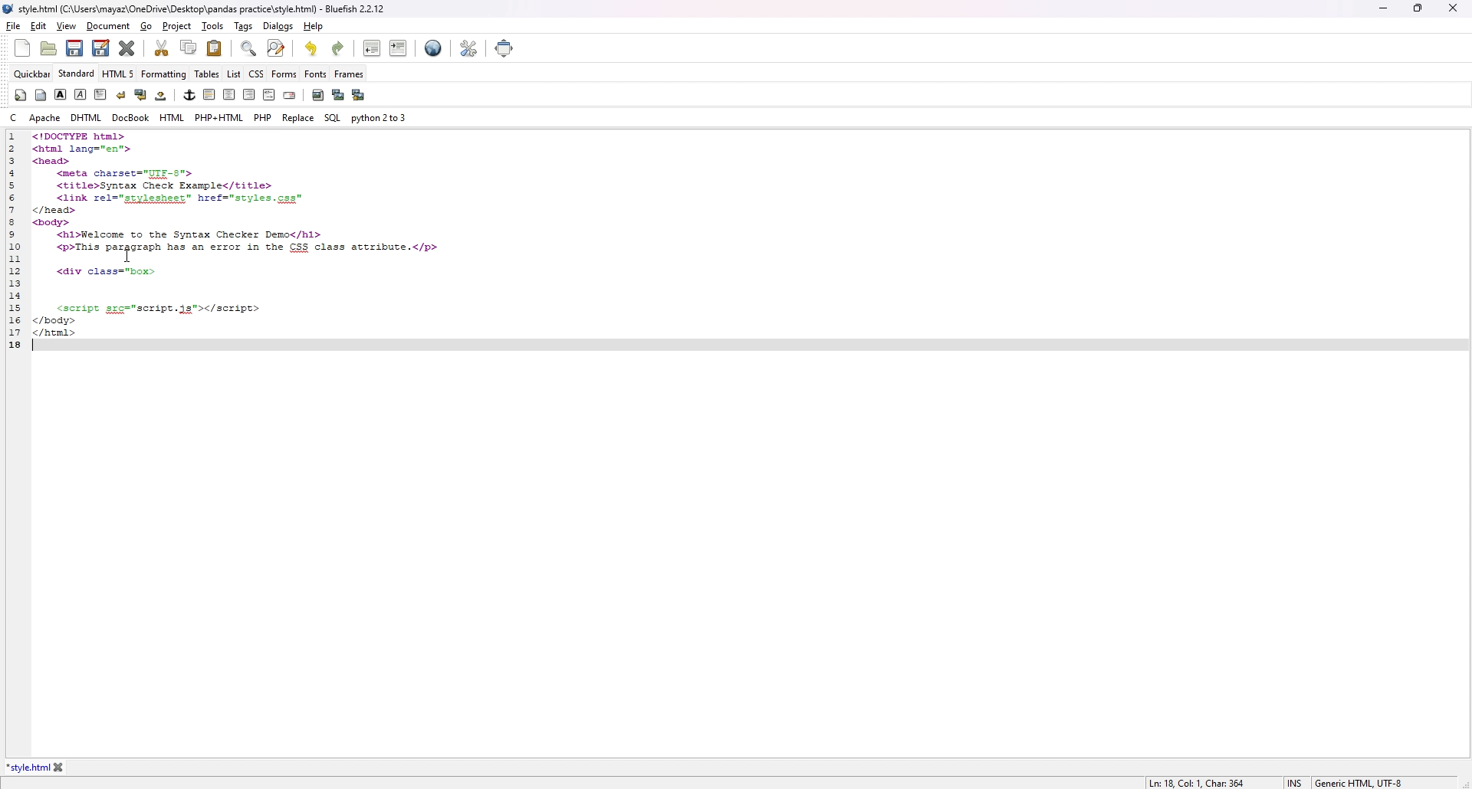 The image size is (1472, 789). What do you see at coordinates (317, 96) in the screenshot?
I see `insert image` at bounding box center [317, 96].